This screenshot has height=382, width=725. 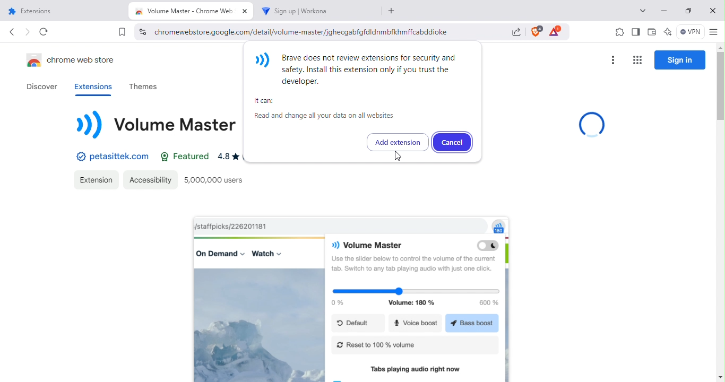 I want to click on Information, so click(x=367, y=86).